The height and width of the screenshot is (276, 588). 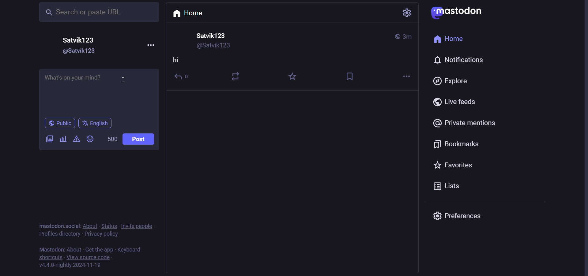 I want to click on last modified, so click(x=408, y=37).